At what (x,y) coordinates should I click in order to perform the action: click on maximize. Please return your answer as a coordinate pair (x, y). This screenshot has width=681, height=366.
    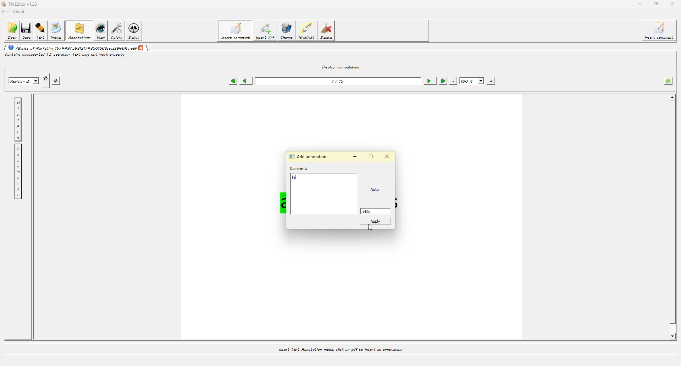
    Looking at the image, I should click on (372, 156).